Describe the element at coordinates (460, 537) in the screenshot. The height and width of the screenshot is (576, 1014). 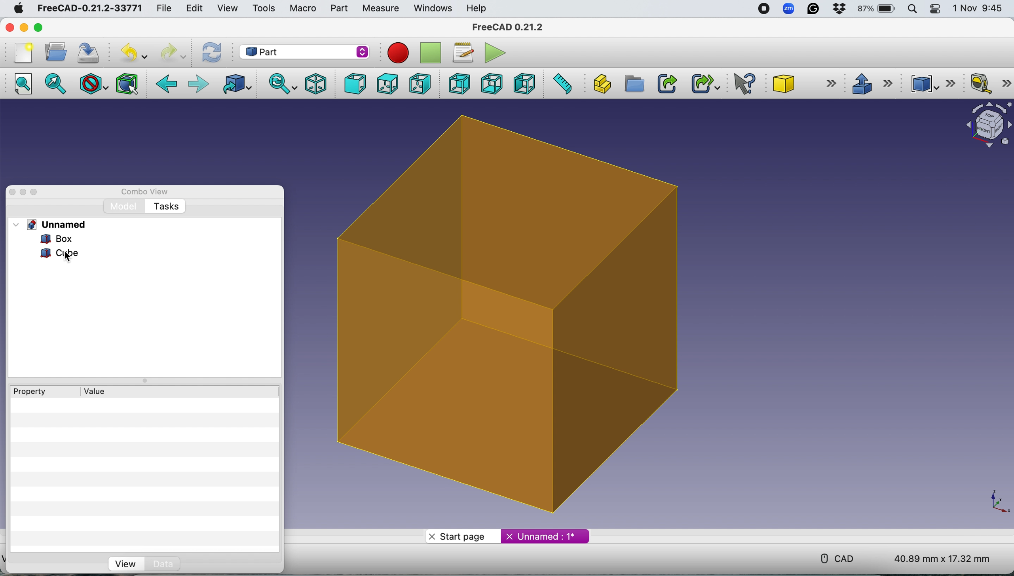
I see `Start page` at that location.